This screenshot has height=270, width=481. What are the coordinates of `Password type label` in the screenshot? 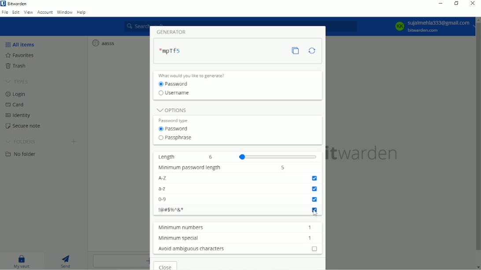 It's located at (175, 120).